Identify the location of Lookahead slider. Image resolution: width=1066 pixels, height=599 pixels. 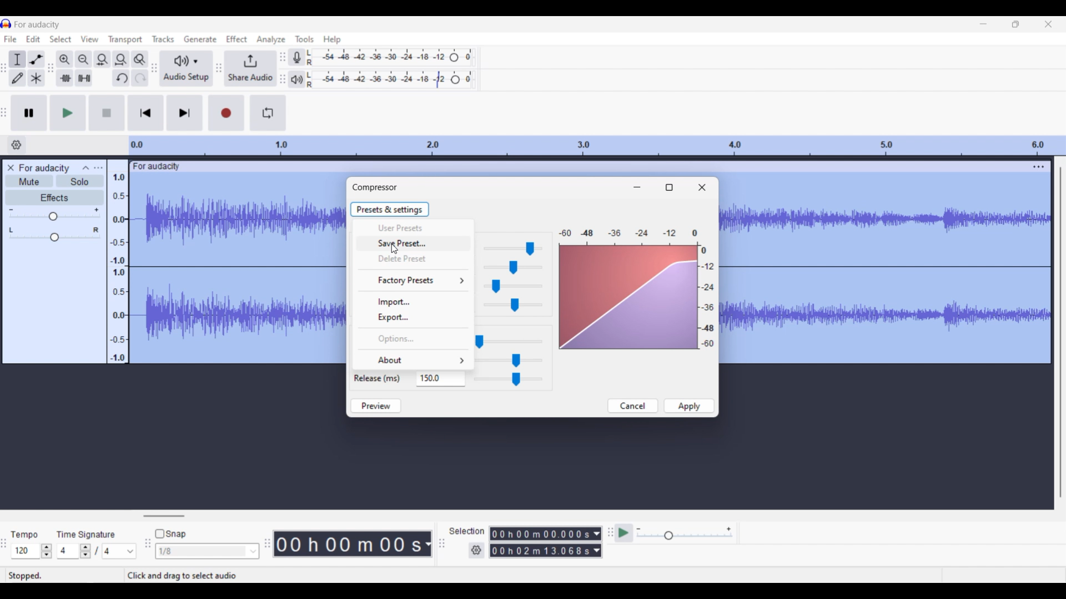
(508, 342).